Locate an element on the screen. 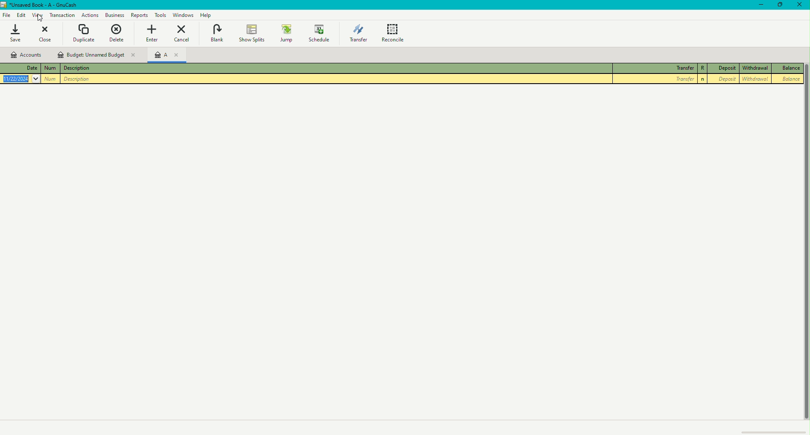 This screenshot has width=810, height=435. Unsaved Budget - GnuCash is located at coordinates (41, 5).